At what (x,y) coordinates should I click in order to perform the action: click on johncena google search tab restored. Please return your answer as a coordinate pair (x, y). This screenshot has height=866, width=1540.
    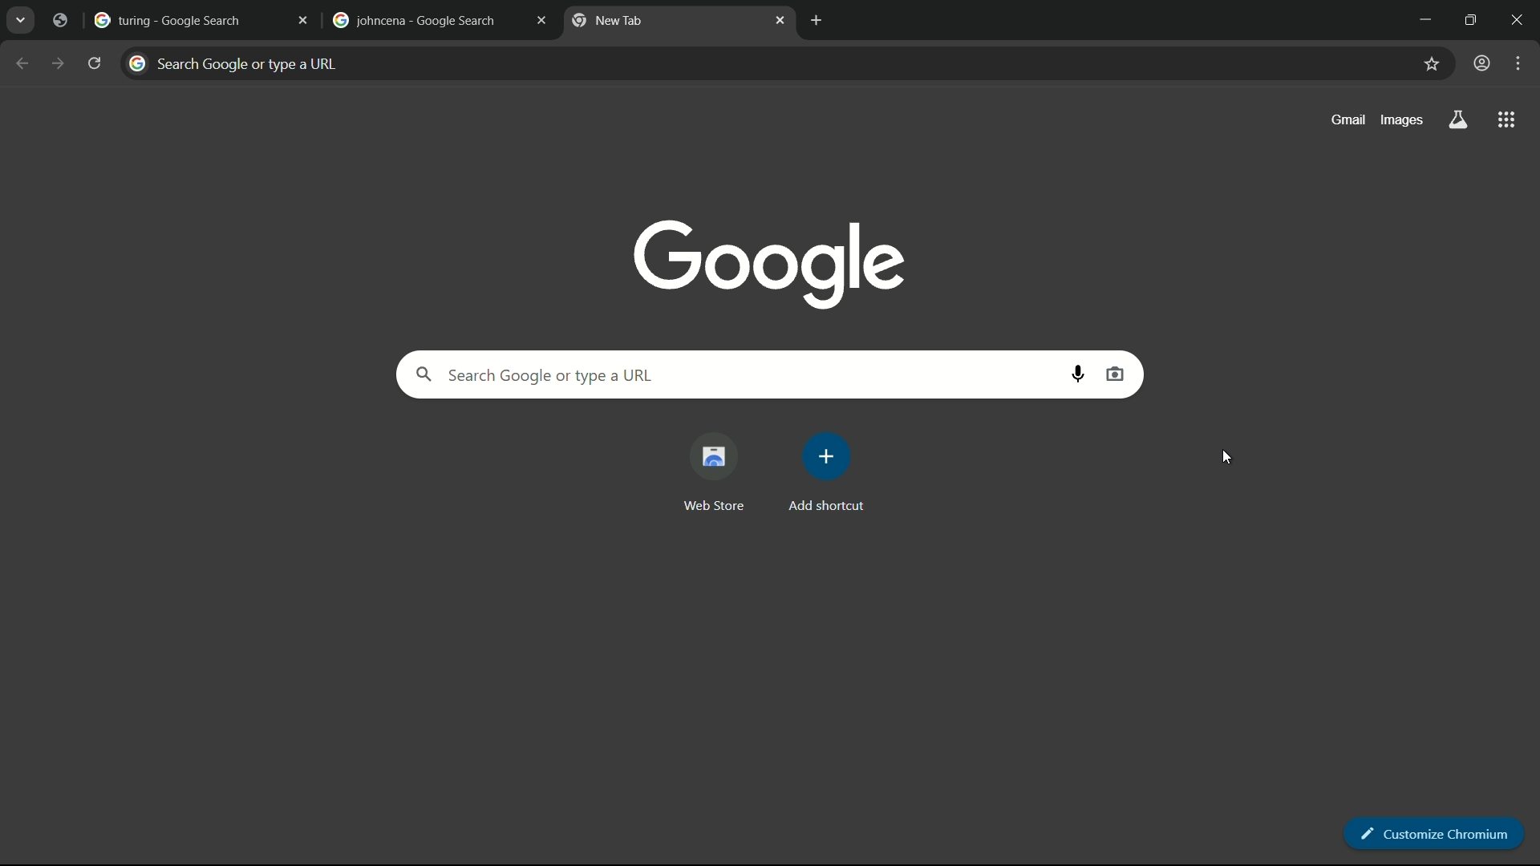
    Looking at the image, I should click on (411, 22).